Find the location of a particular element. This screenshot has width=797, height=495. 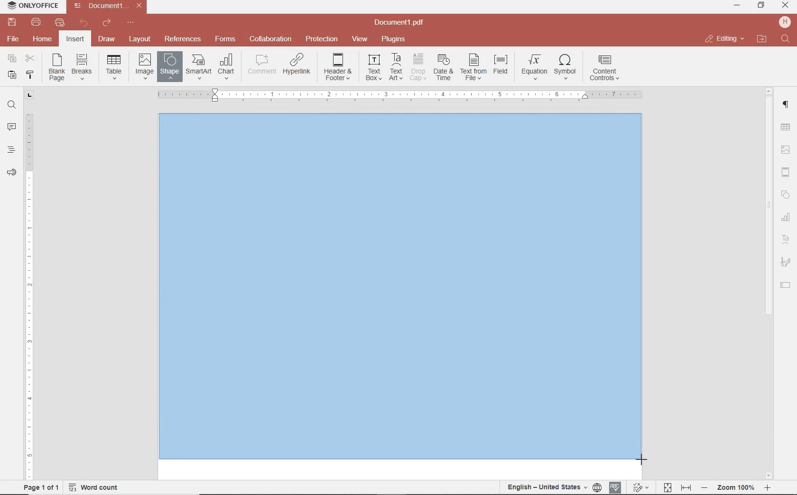

INSERT CONTENT CONTROLS is located at coordinates (604, 68).